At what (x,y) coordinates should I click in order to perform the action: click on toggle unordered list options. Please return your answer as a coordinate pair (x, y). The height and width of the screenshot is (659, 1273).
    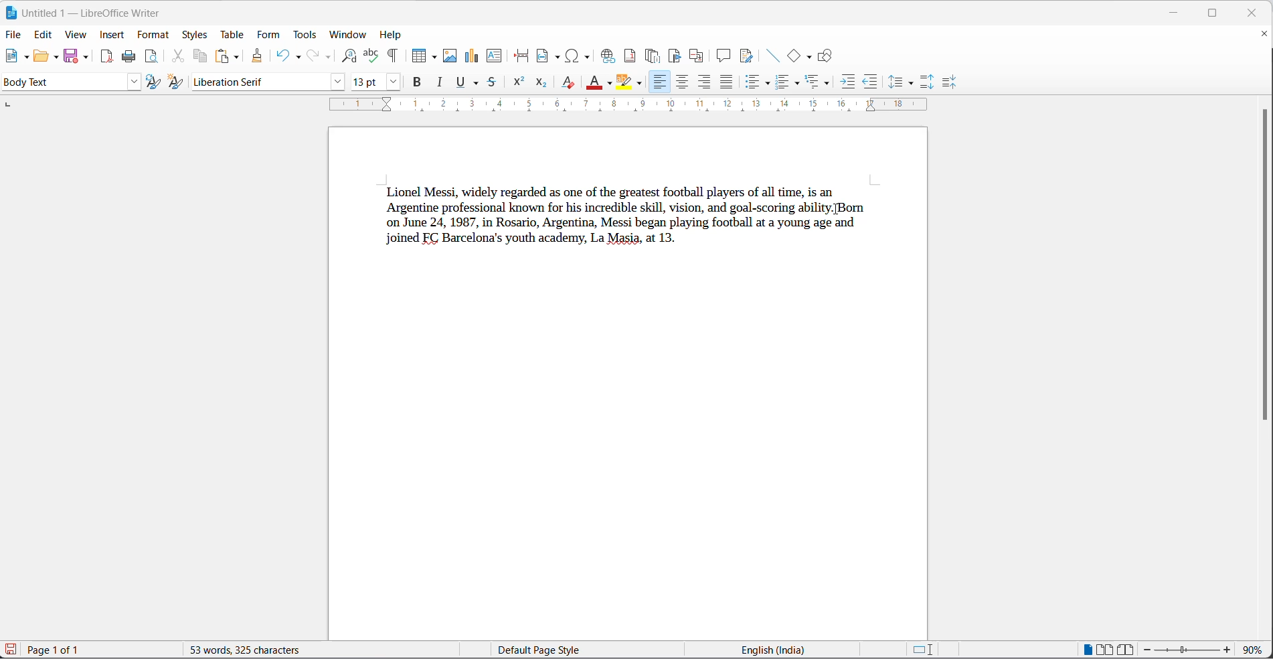
    Looking at the image, I should click on (766, 82).